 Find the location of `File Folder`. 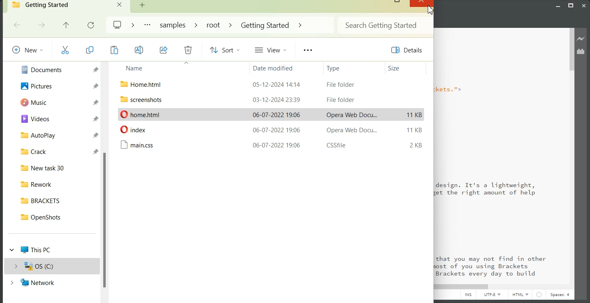

File Folder is located at coordinates (338, 145).